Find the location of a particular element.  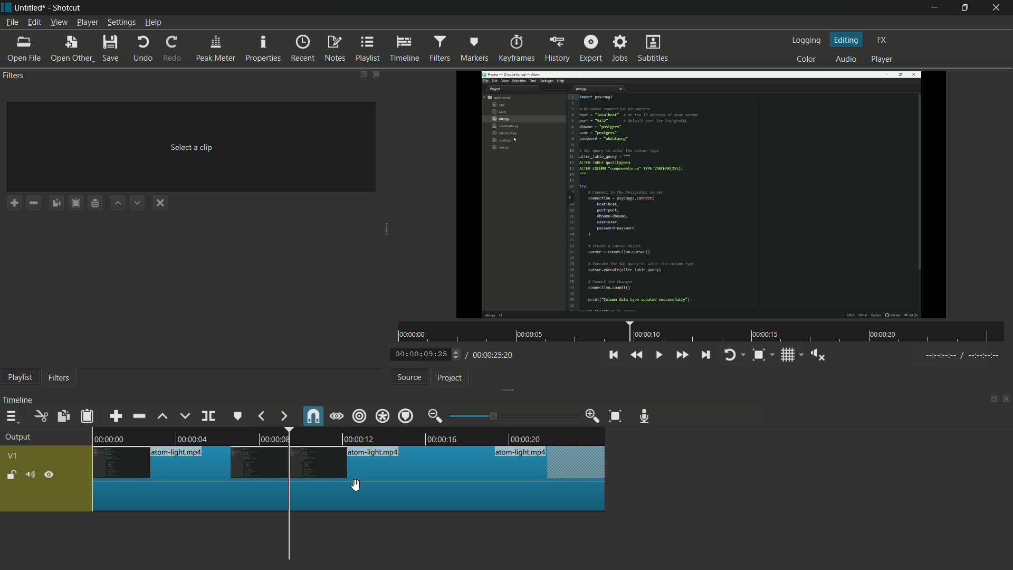

move filter down is located at coordinates (140, 202).